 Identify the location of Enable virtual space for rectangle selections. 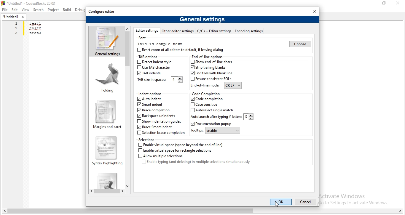
(175, 150).